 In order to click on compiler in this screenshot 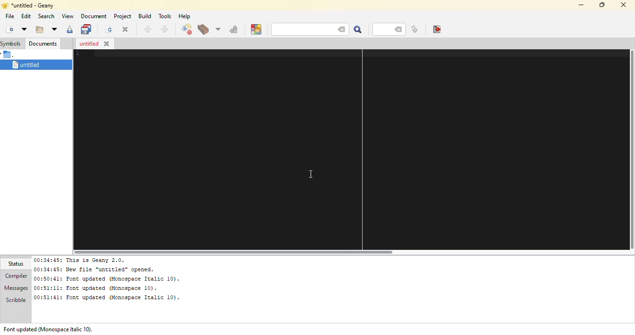, I will do `click(16, 276)`.